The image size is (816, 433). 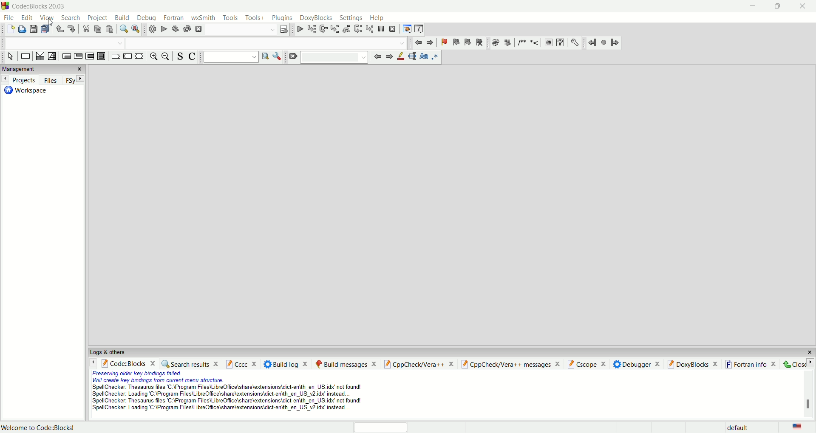 What do you see at coordinates (8, 17) in the screenshot?
I see `file` at bounding box center [8, 17].